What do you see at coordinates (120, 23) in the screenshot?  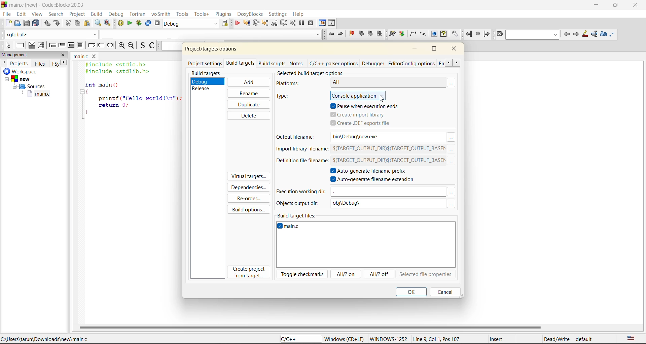 I see `build` at bounding box center [120, 23].